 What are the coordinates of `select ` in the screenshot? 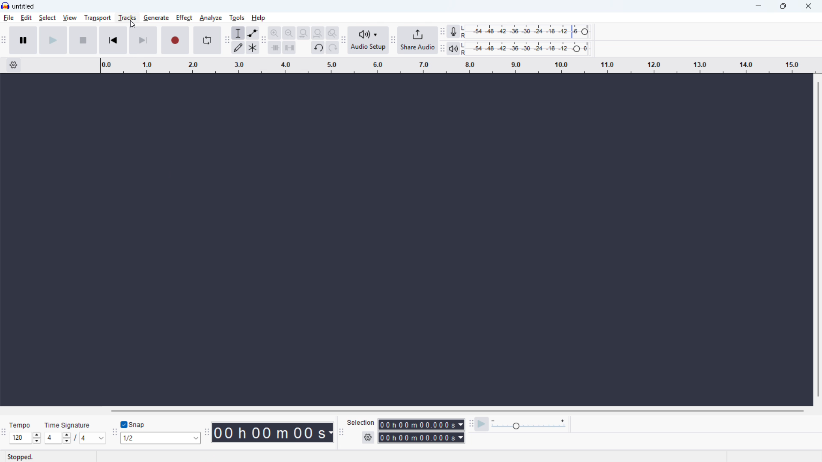 It's located at (48, 18).